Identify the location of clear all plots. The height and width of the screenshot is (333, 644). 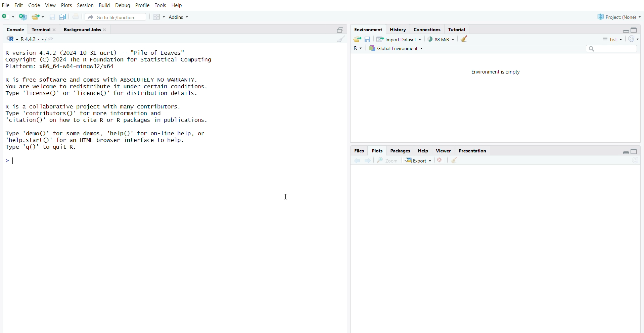
(456, 160).